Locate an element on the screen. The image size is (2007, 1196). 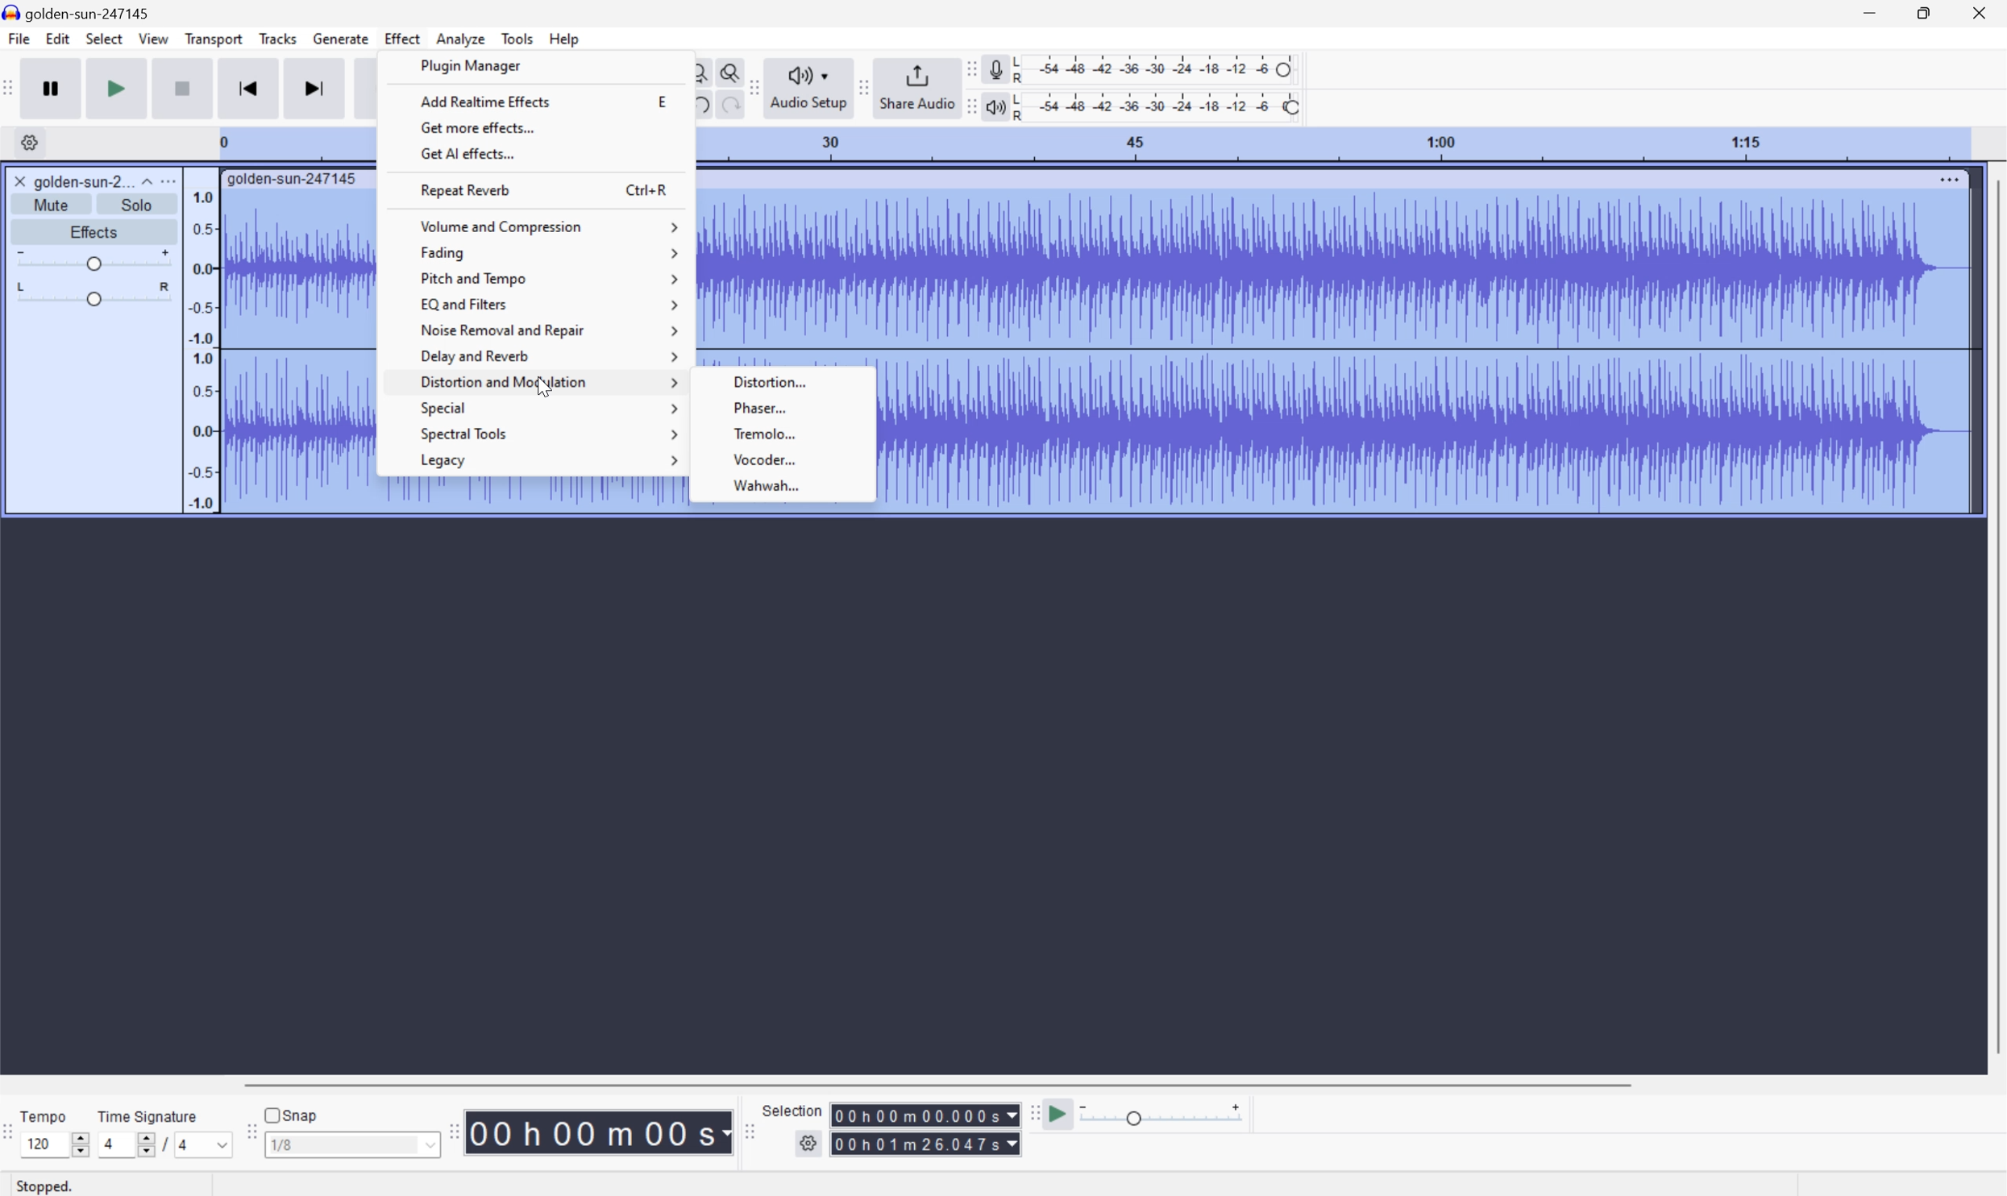
Plugin Manager is located at coordinates (472, 66).